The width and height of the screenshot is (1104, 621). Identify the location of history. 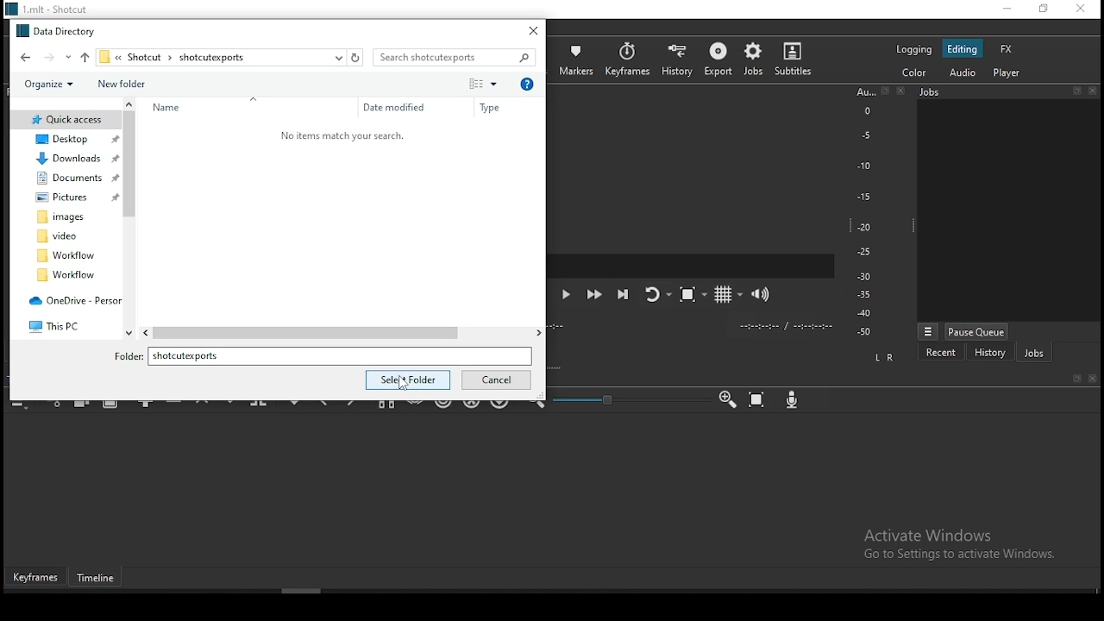
(678, 58).